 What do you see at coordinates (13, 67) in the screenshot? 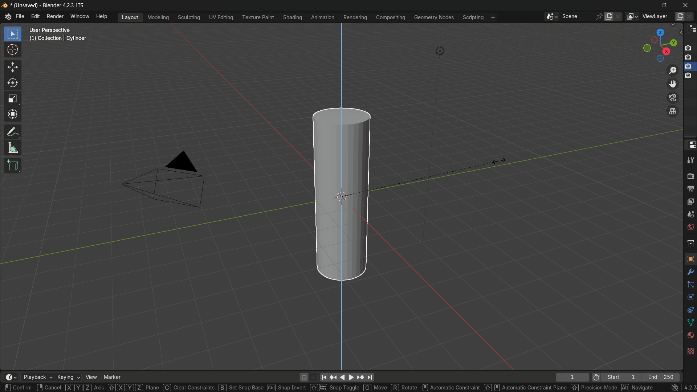
I see `move` at bounding box center [13, 67].